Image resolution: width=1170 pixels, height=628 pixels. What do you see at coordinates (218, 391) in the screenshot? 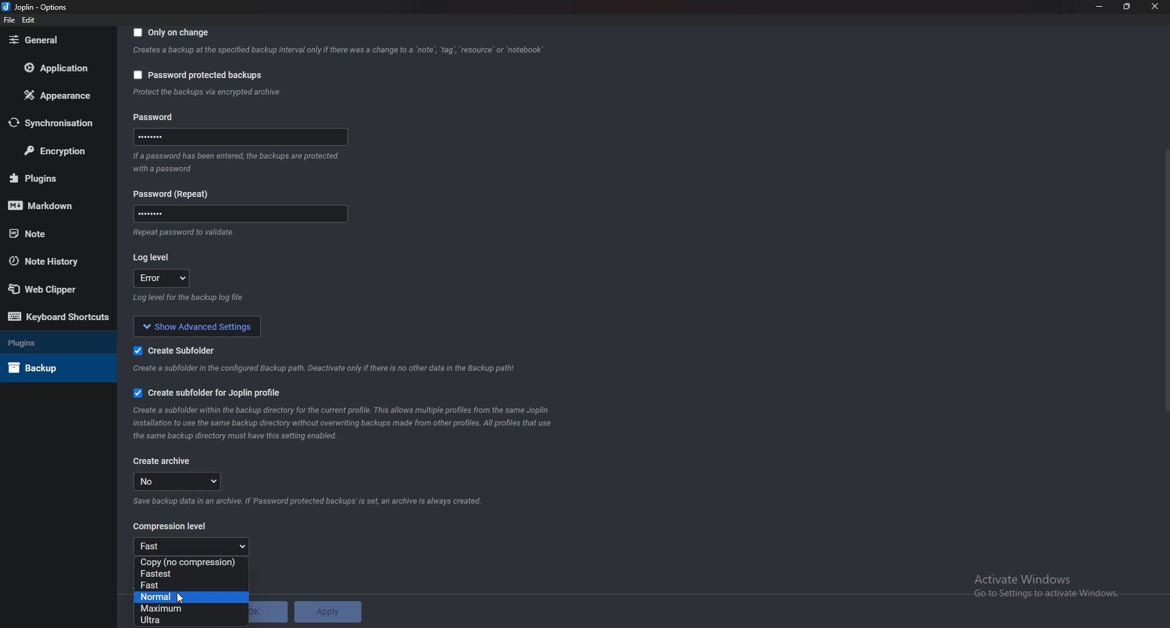
I see `Create subfolder for joplin profile` at bounding box center [218, 391].